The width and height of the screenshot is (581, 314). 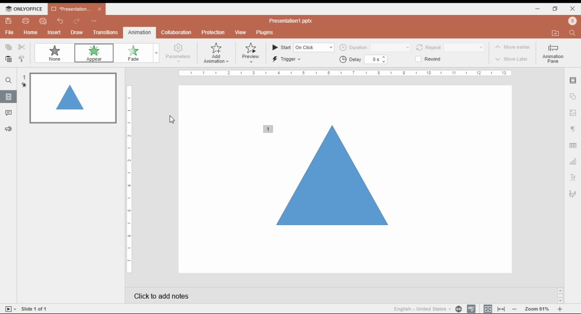 What do you see at coordinates (77, 21) in the screenshot?
I see `redo` at bounding box center [77, 21].